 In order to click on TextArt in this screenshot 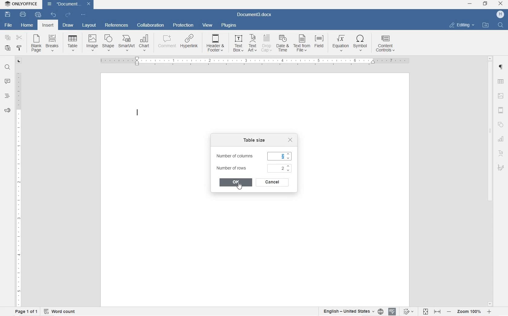, I will do `click(253, 43)`.